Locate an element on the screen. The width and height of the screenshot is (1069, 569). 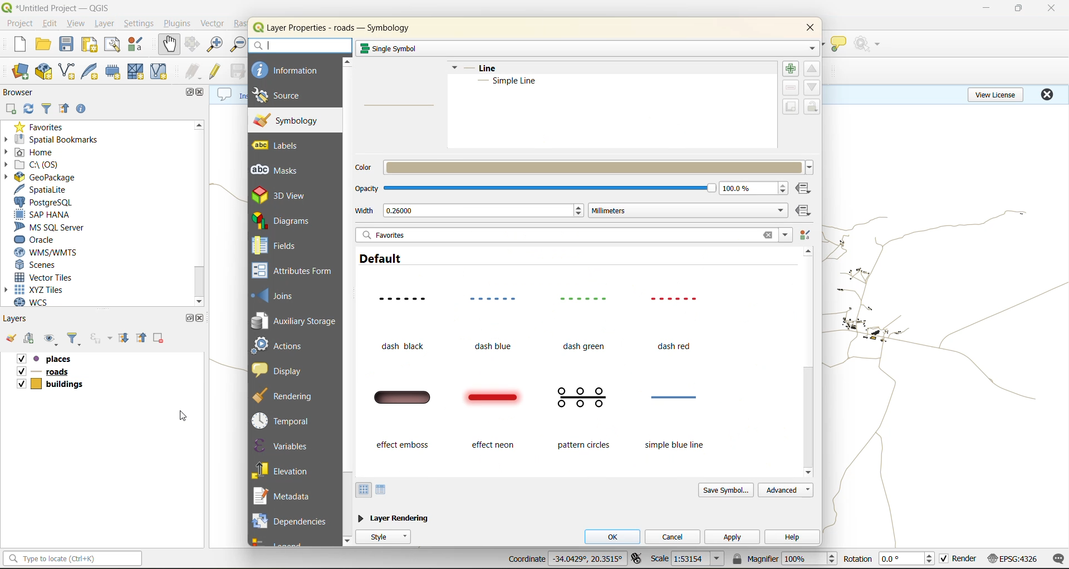
layer rendering is located at coordinates (397, 518).